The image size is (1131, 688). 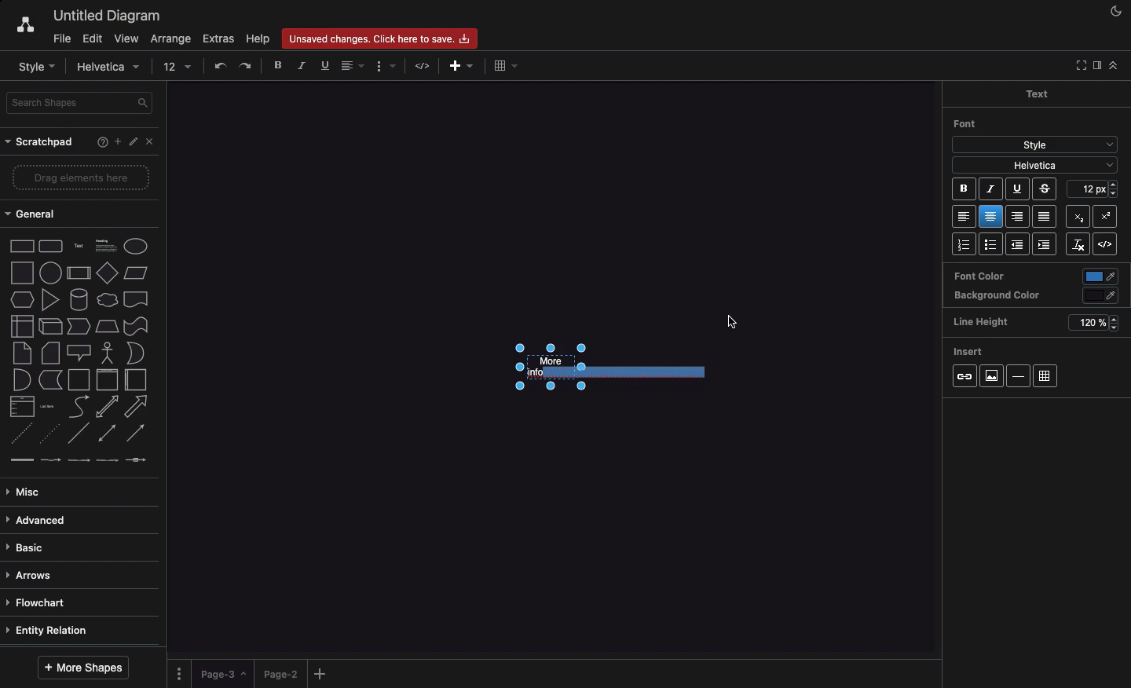 What do you see at coordinates (1078, 66) in the screenshot?
I see `Collapse` at bounding box center [1078, 66].